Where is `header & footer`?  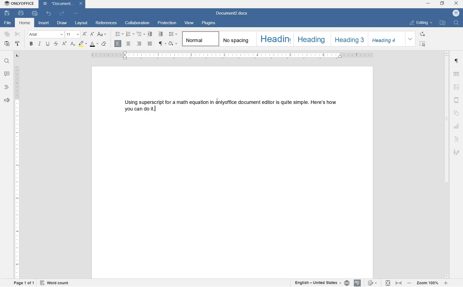
header & footer is located at coordinates (457, 100).